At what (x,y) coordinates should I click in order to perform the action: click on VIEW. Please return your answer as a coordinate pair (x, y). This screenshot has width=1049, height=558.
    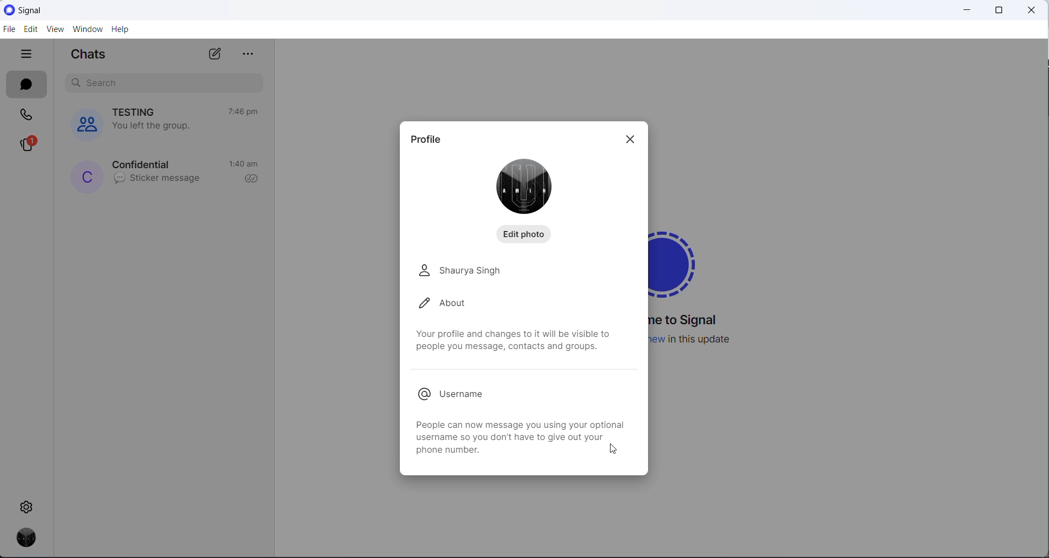
    Looking at the image, I should click on (53, 30).